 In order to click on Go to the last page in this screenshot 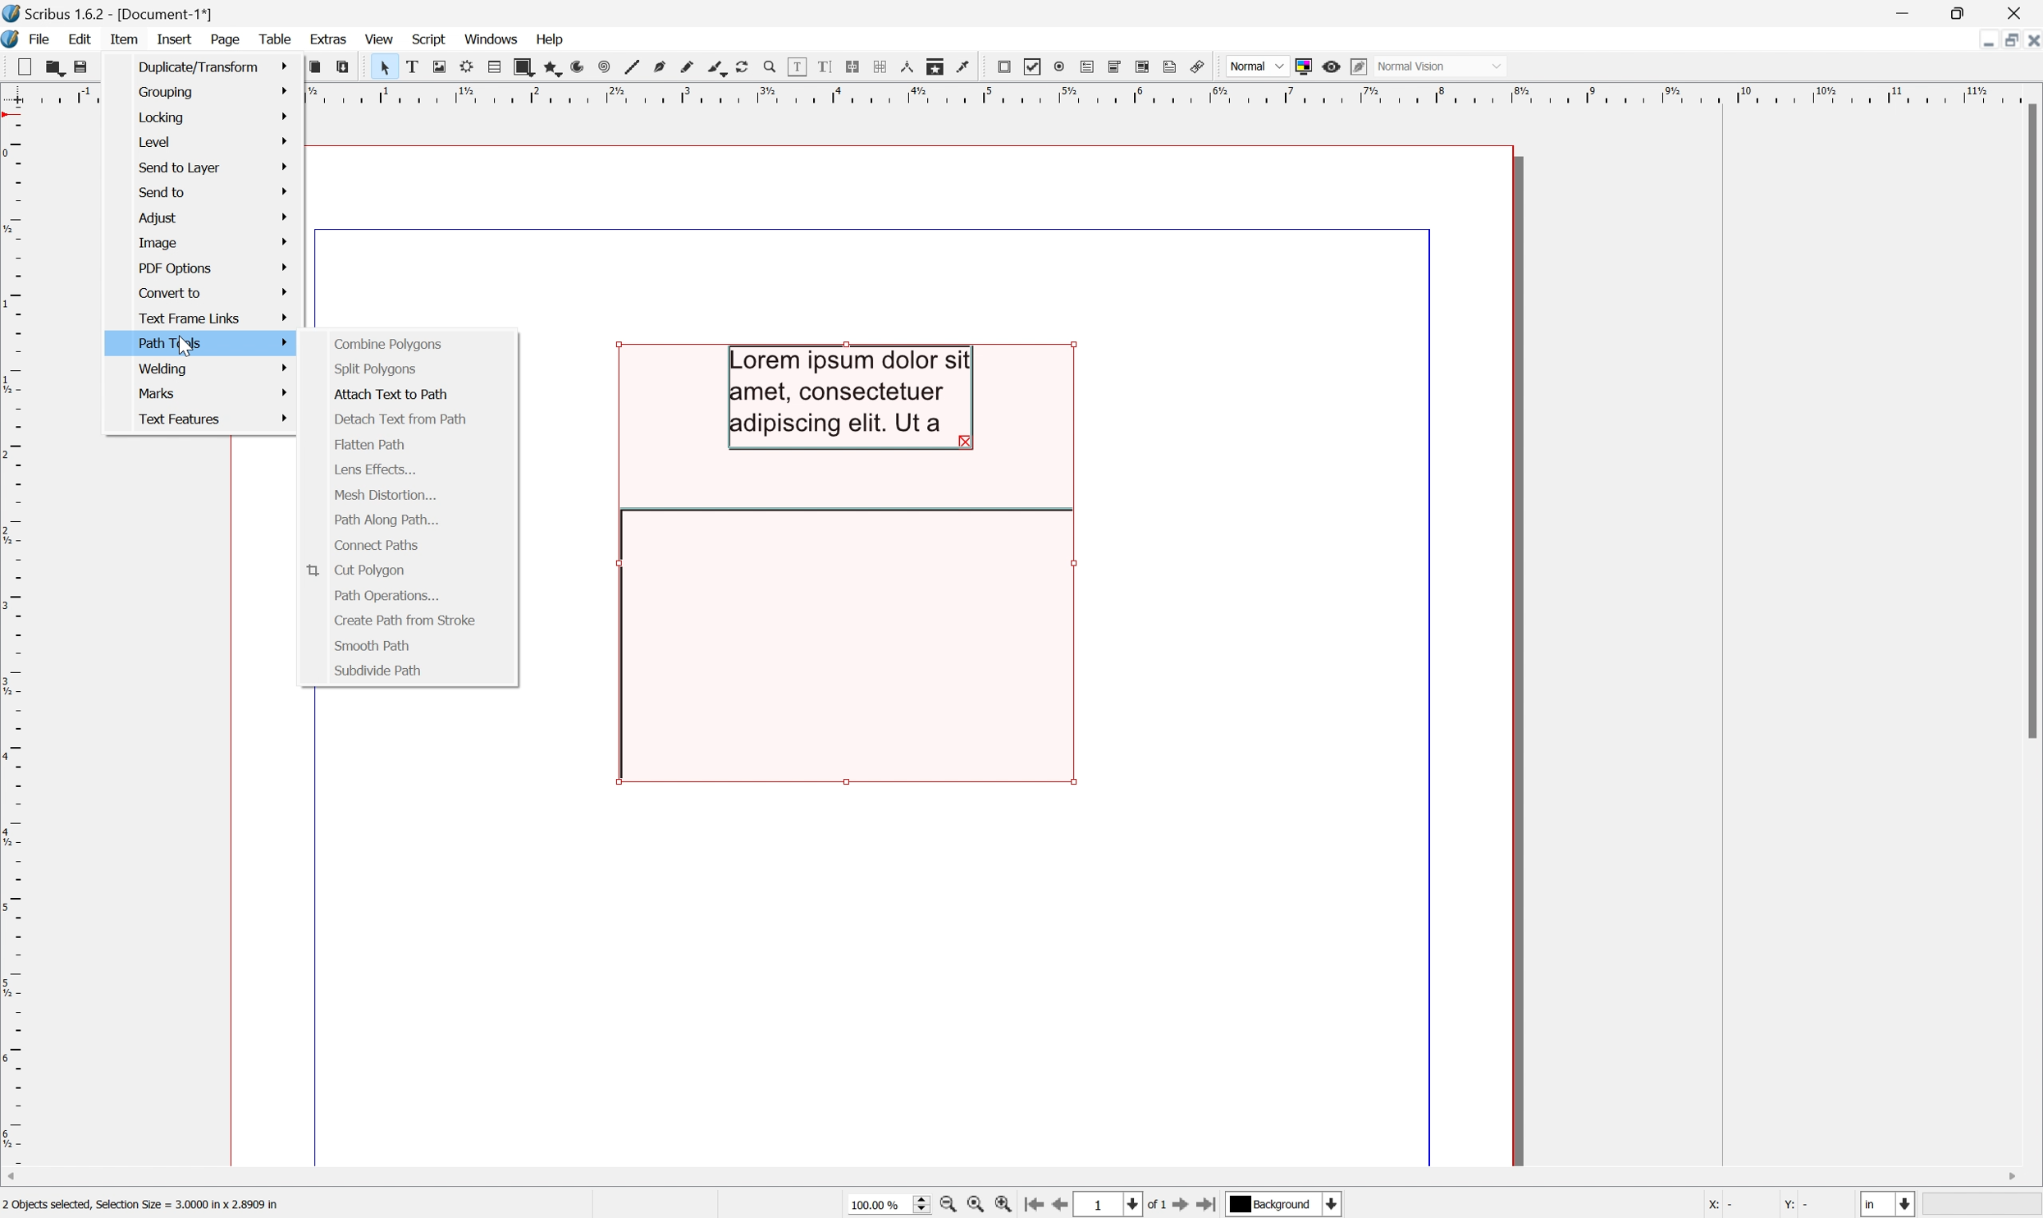, I will do `click(1211, 1205)`.